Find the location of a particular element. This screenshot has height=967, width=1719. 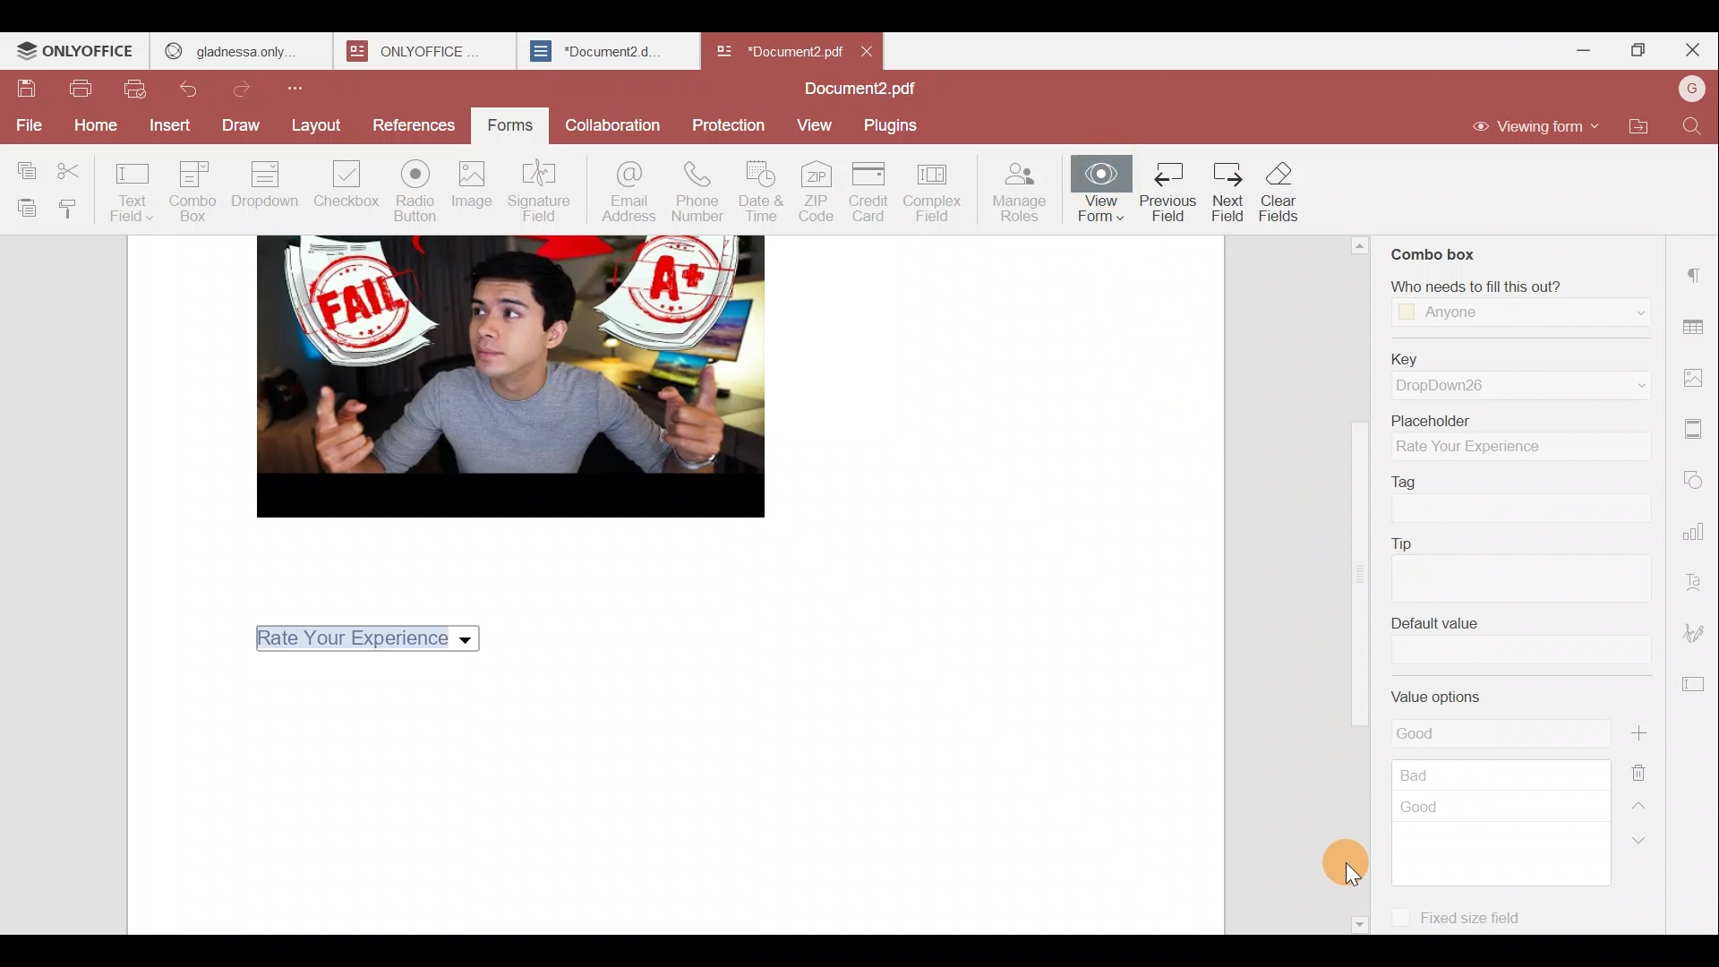

Protection is located at coordinates (727, 122).